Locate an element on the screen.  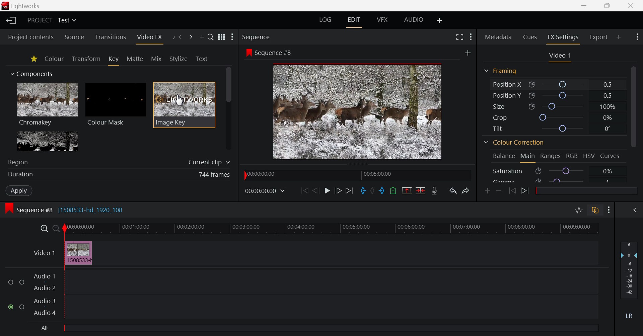
Project contents is located at coordinates (28, 36).